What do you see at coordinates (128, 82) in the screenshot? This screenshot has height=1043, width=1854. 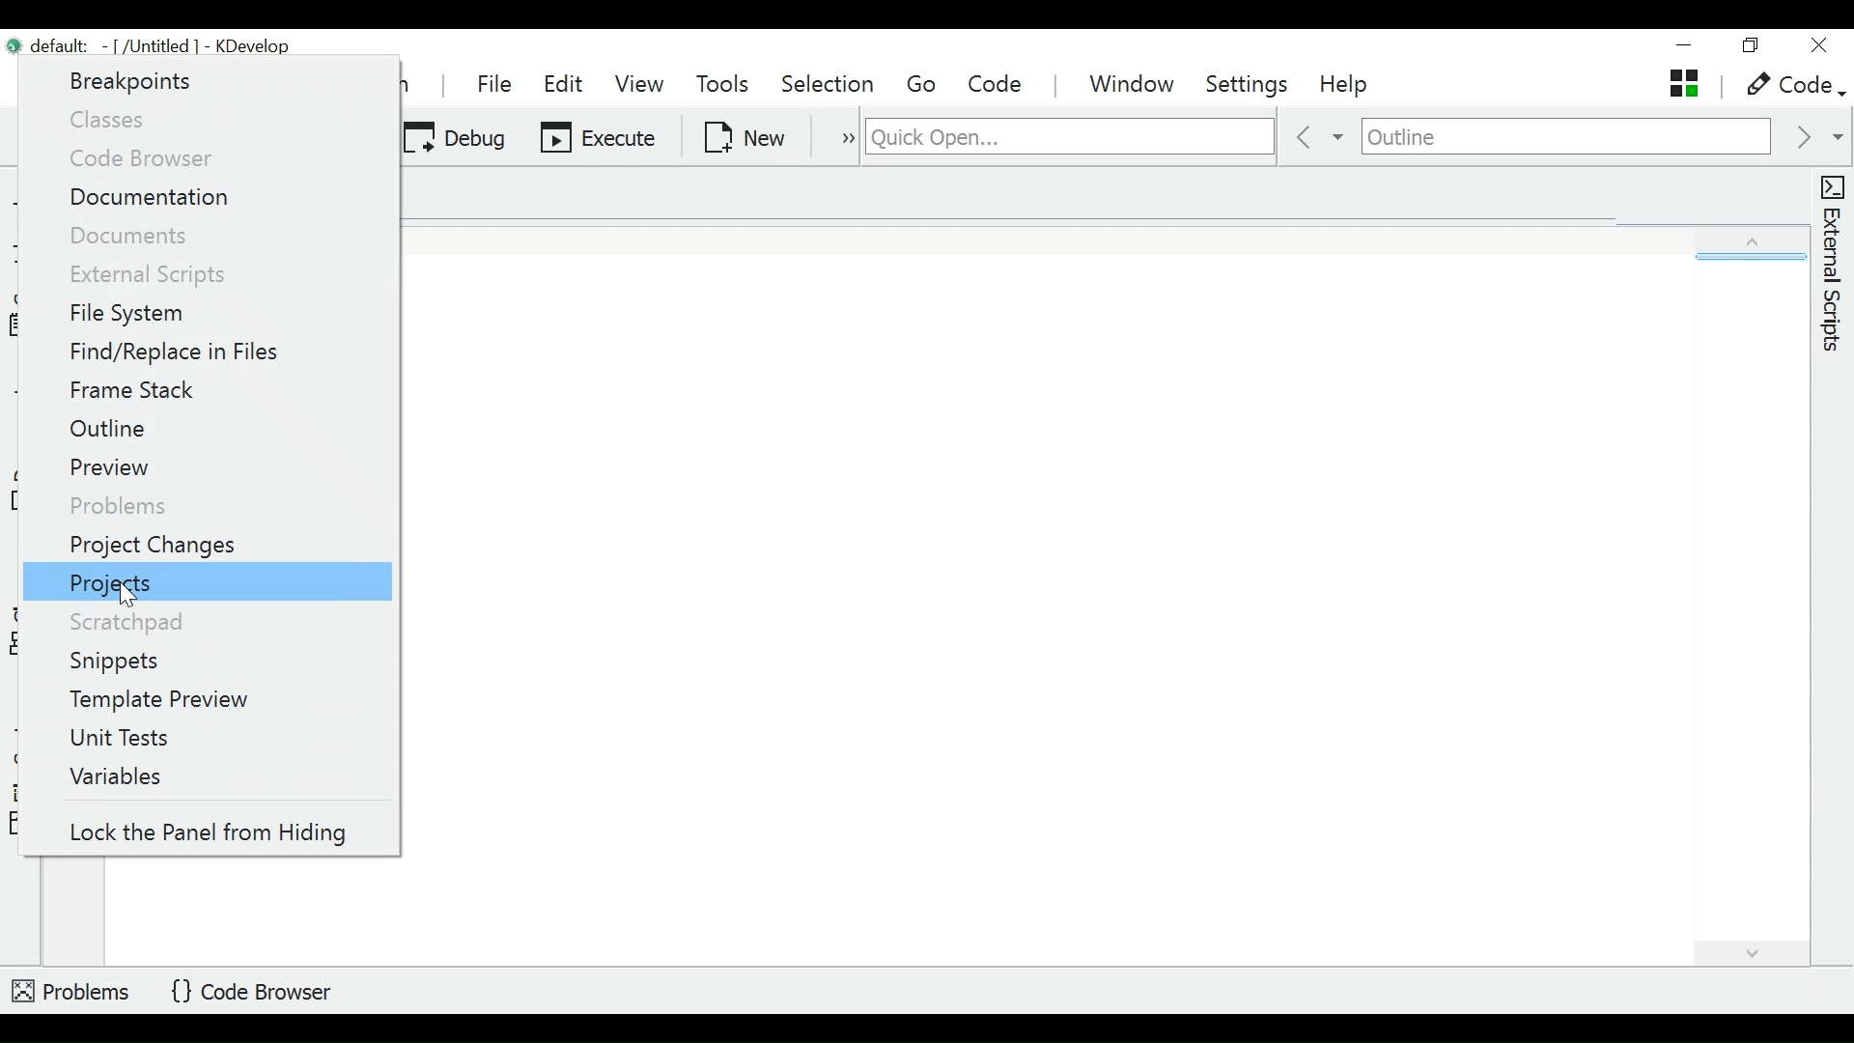 I see `Breakpoints` at bounding box center [128, 82].